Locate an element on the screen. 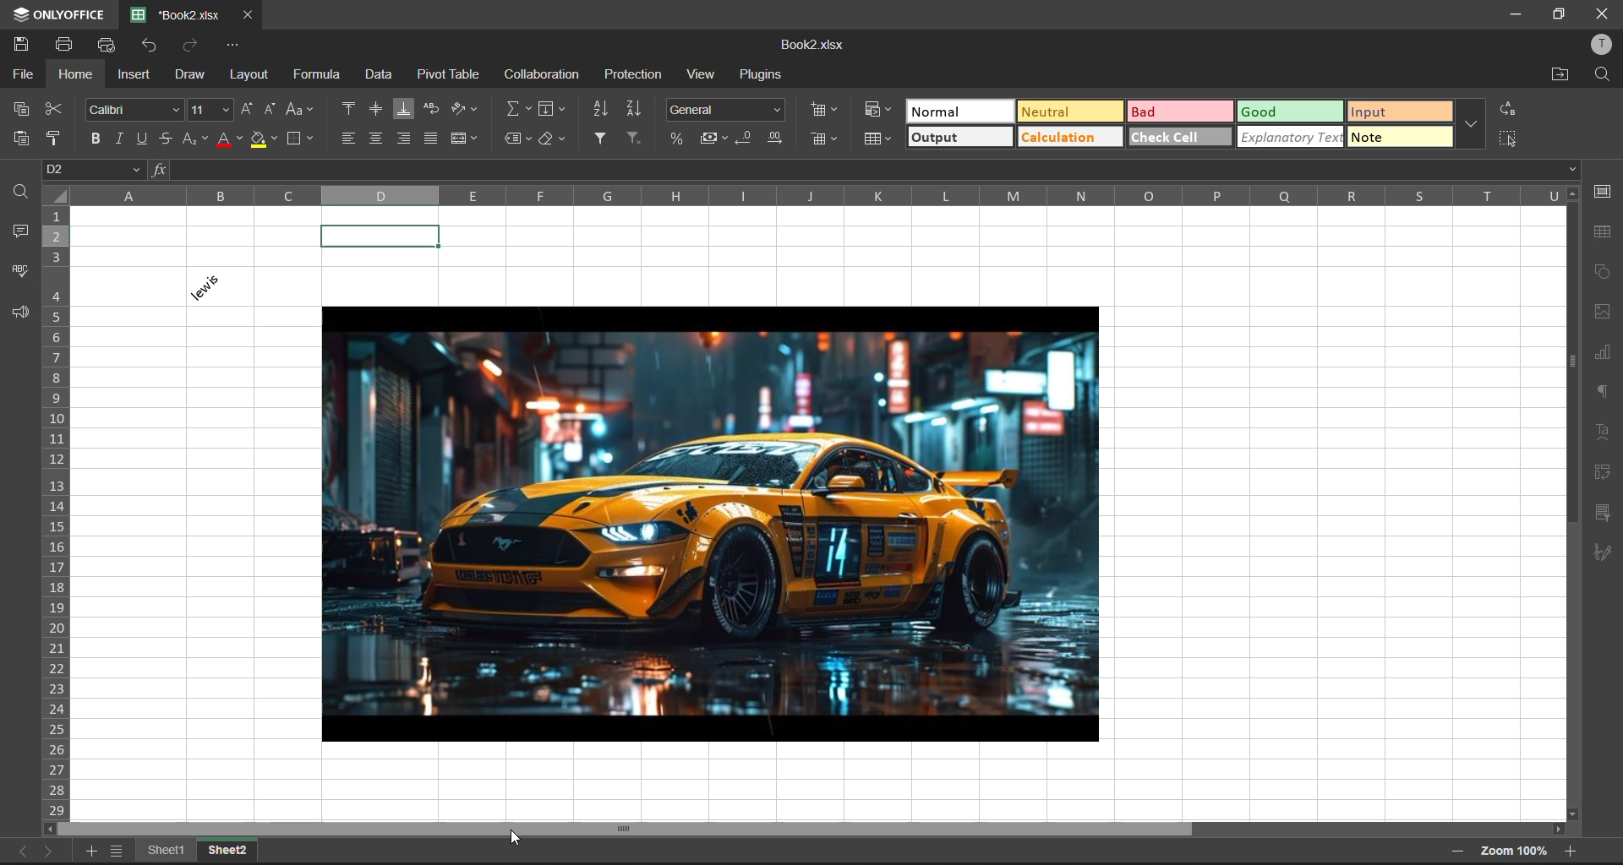  cursor is located at coordinates (511, 840).